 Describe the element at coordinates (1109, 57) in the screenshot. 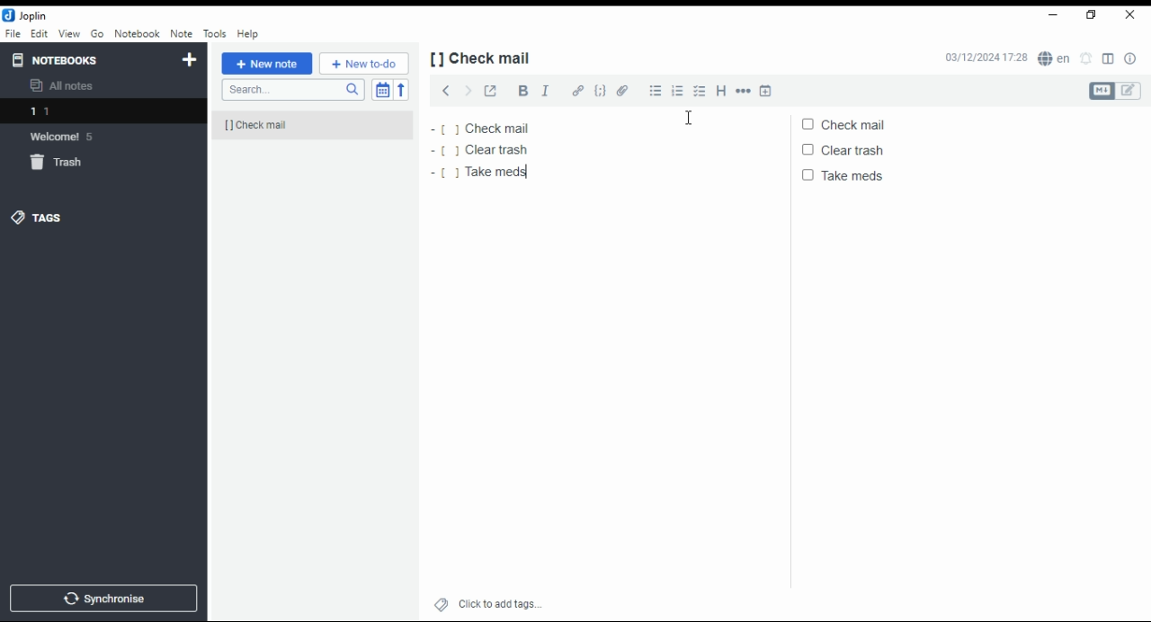

I see `toggle editor layout` at that location.